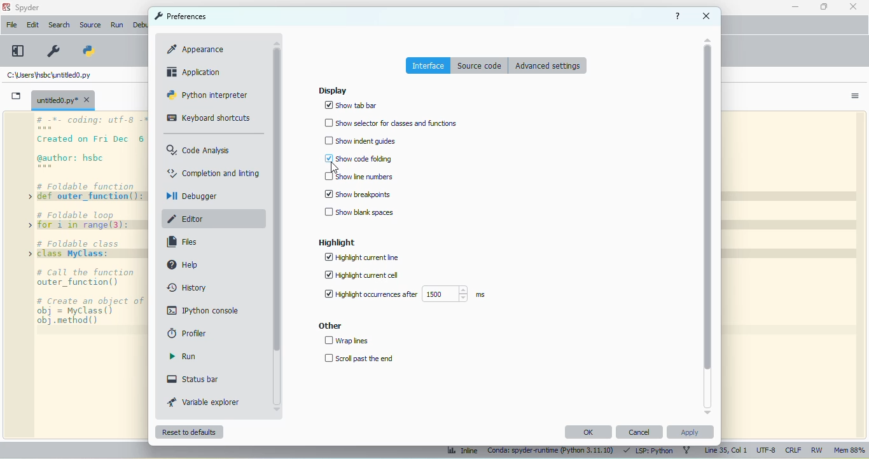 The image size is (869, 459). Describe the element at coordinates (197, 48) in the screenshot. I see `appearance` at that location.